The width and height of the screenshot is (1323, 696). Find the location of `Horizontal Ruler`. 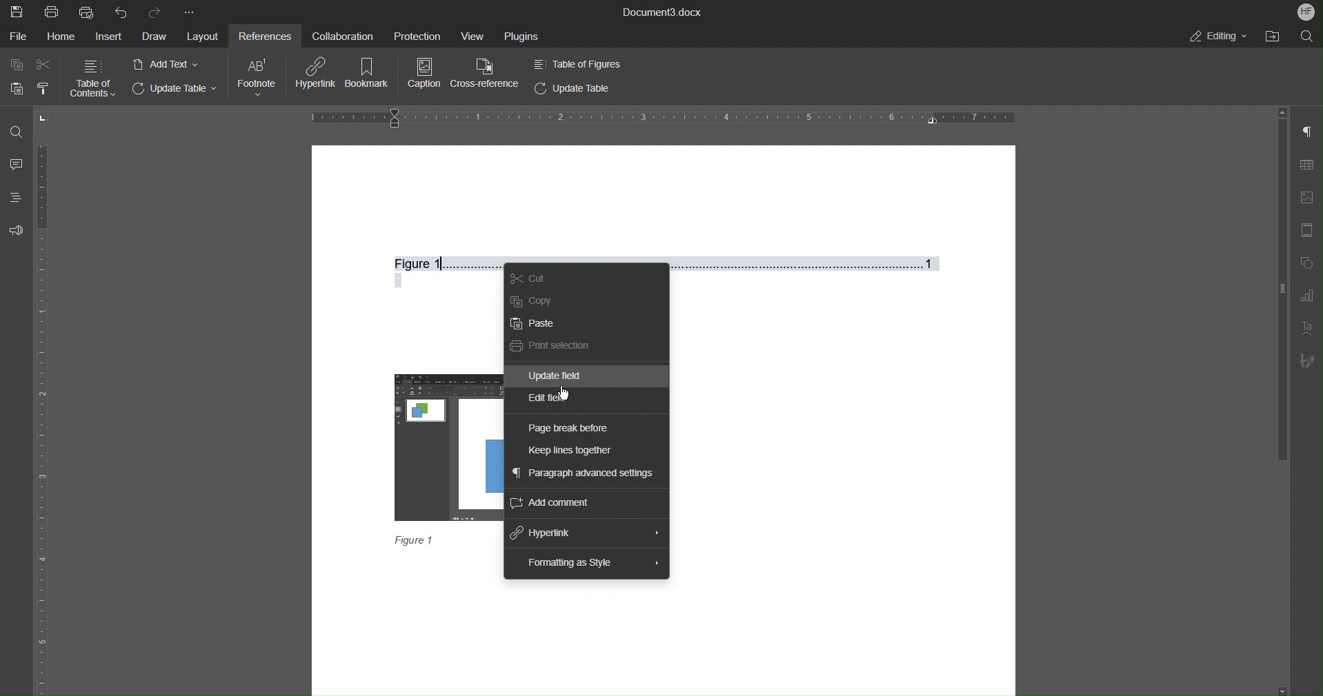

Horizontal Ruler is located at coordinates (663, 116).